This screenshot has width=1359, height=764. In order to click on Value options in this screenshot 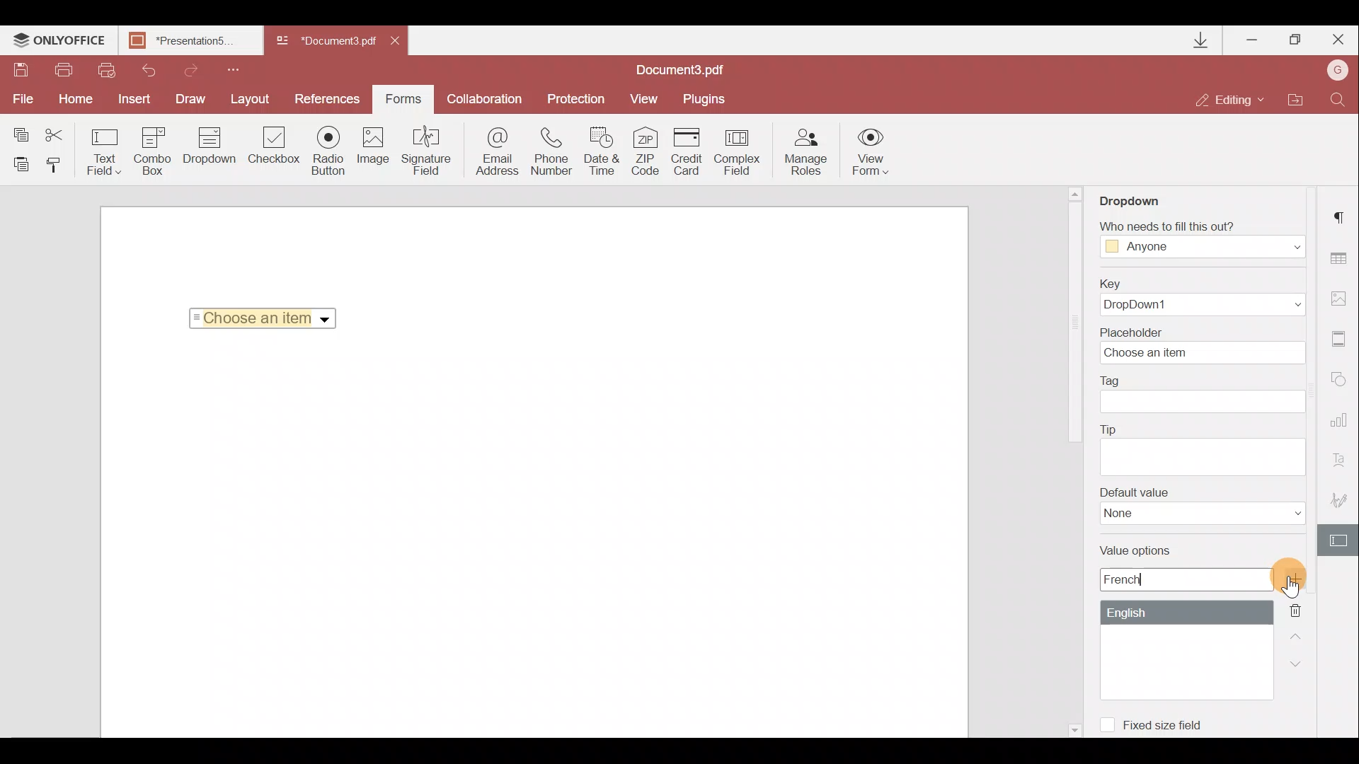, I will do `click(1176, 621)`.